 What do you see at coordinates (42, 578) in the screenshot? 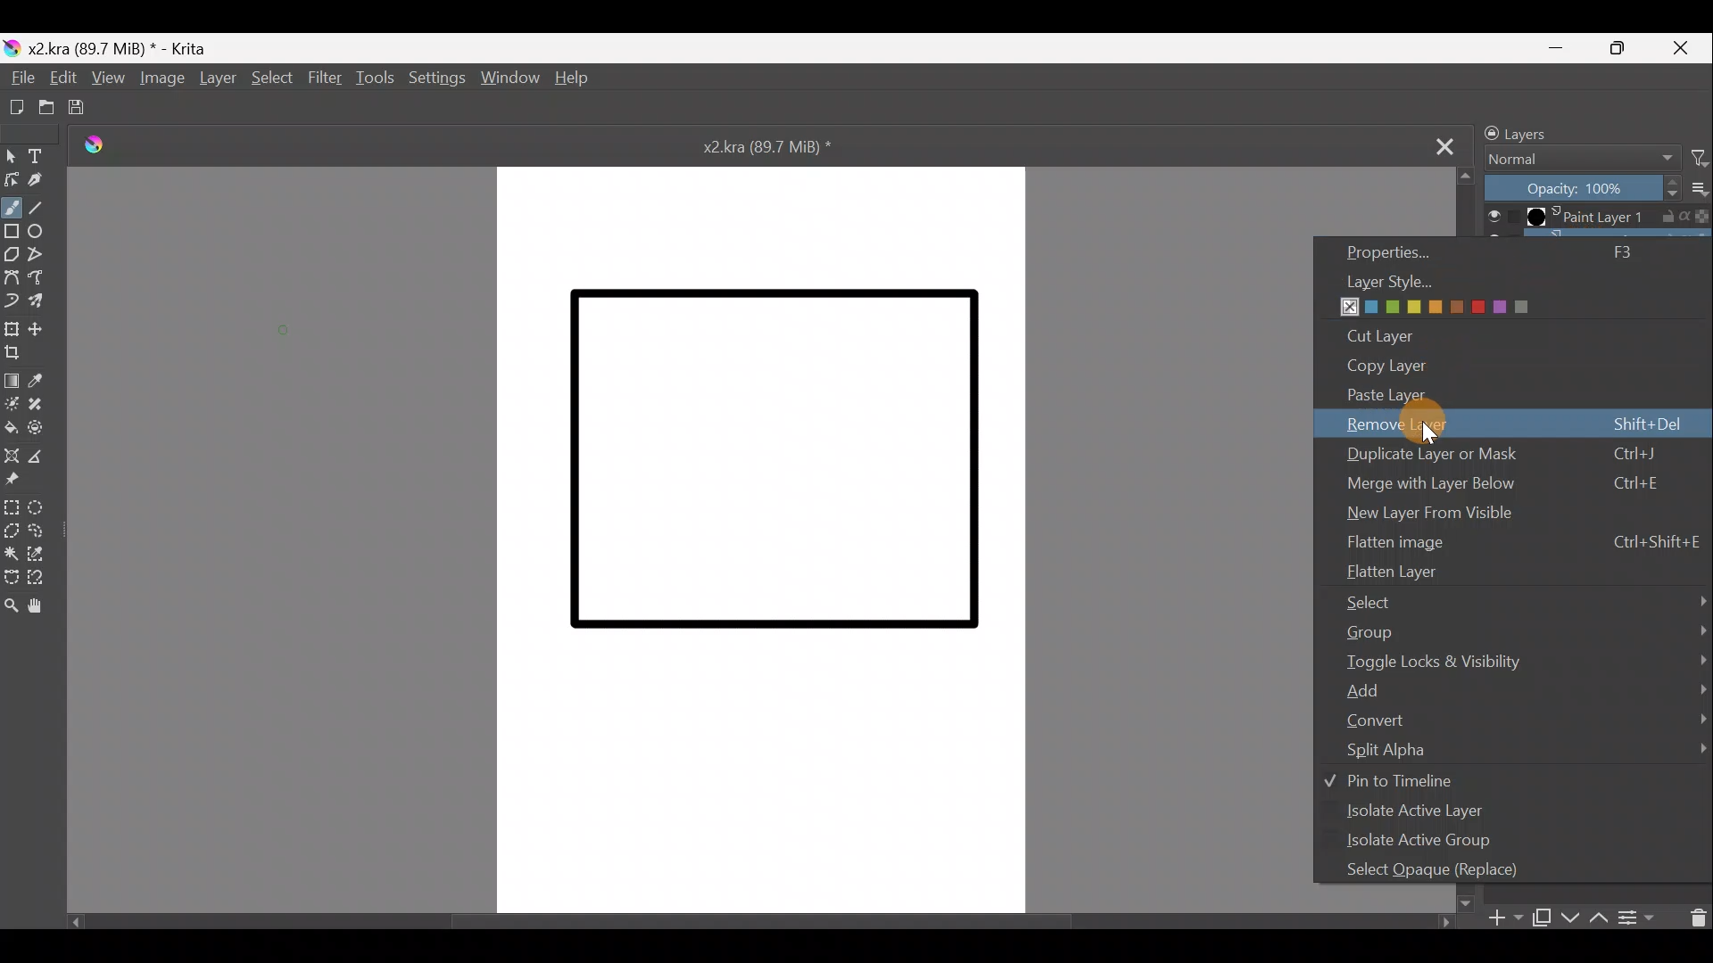
I see `Magnetic curve selection tool` at bounding box center [42, 578].